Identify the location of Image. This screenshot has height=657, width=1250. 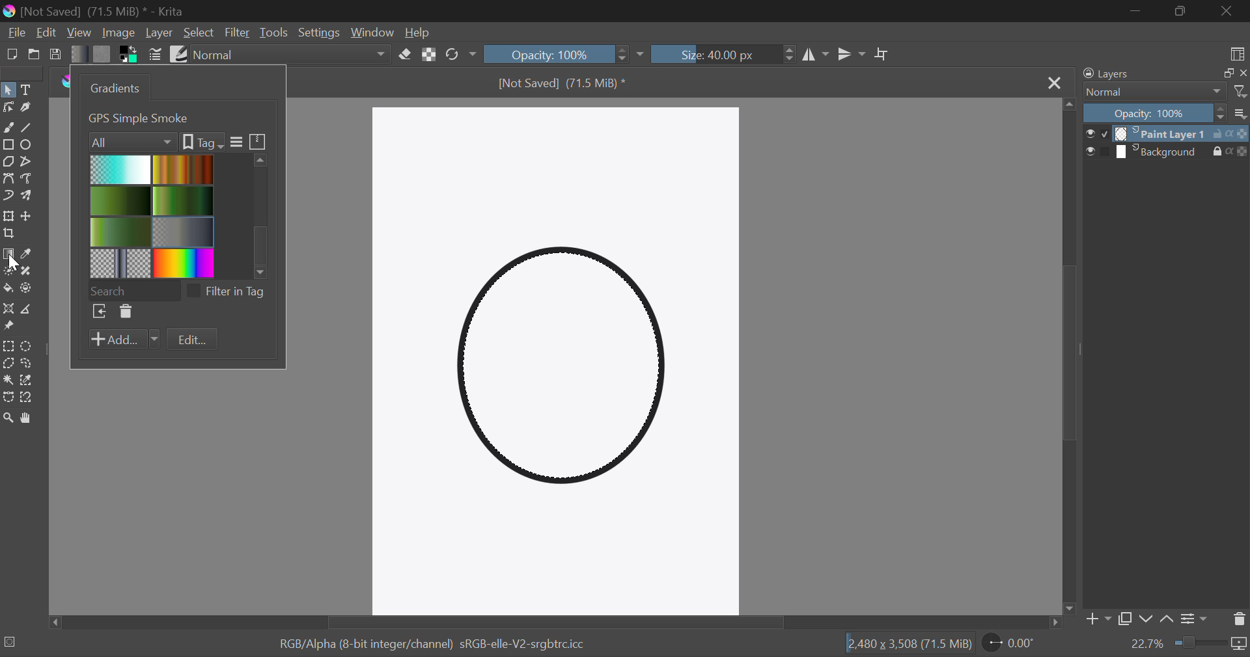
(120, 34).